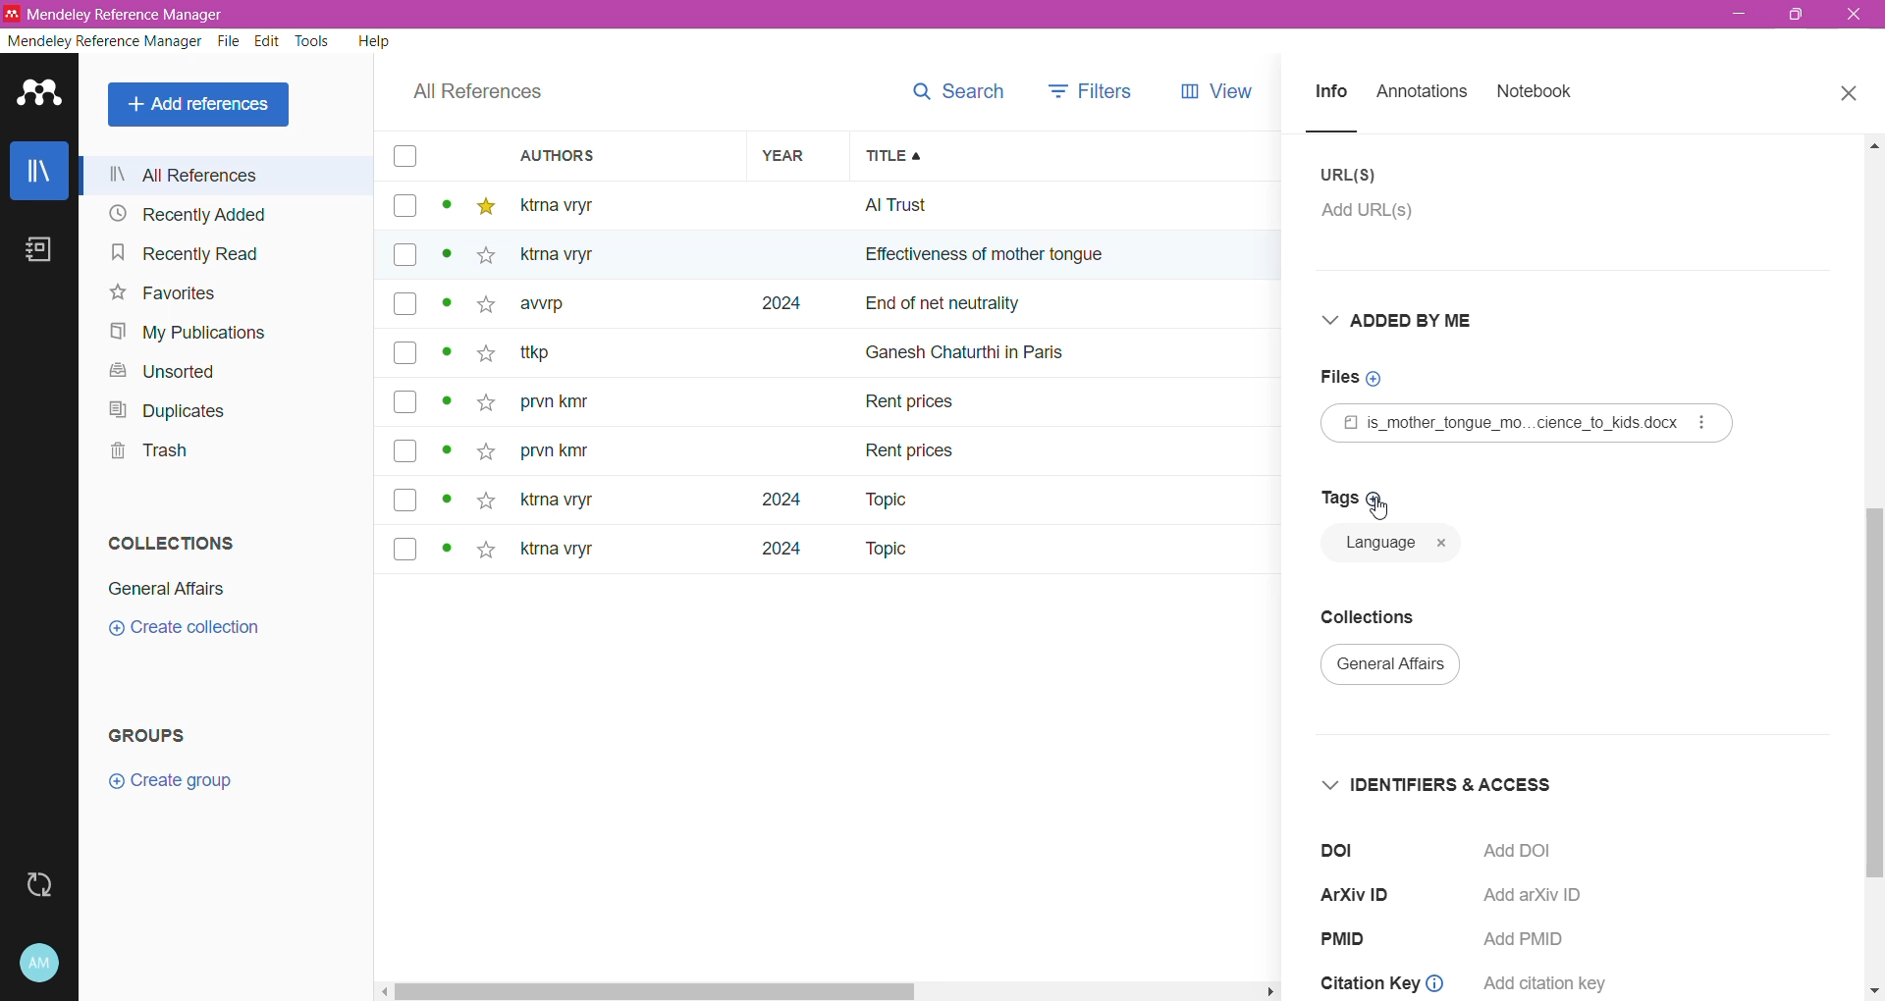 This screenshot has width=1885, height=1001. Describe the element at coordinates (479, 311) in the screenshot. I see `star` at that location.